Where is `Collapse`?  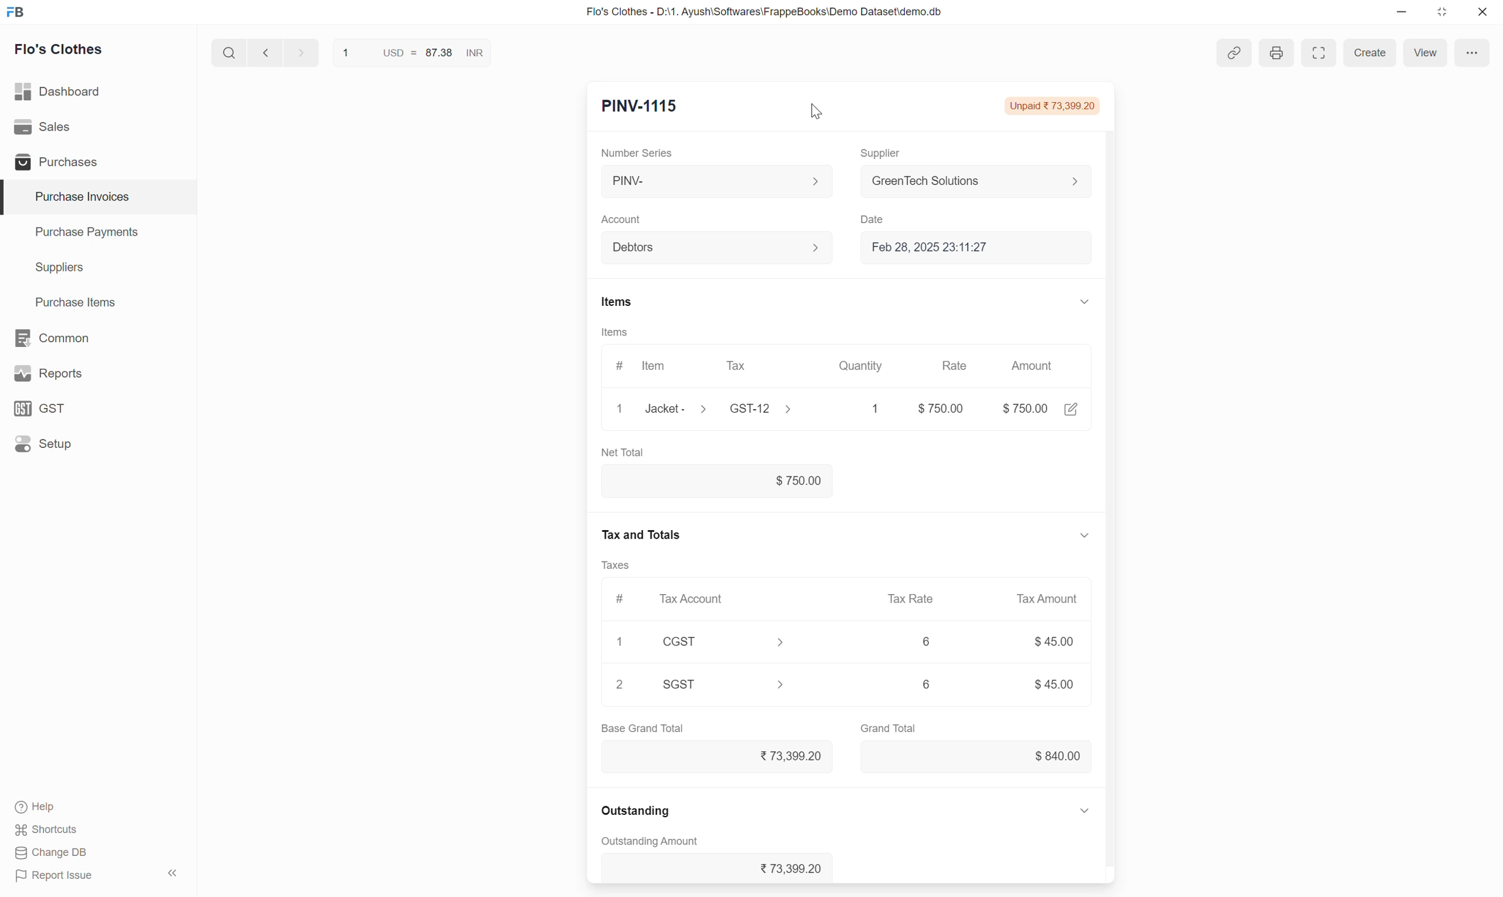
Collapse is located at coordinates (1085, 536).